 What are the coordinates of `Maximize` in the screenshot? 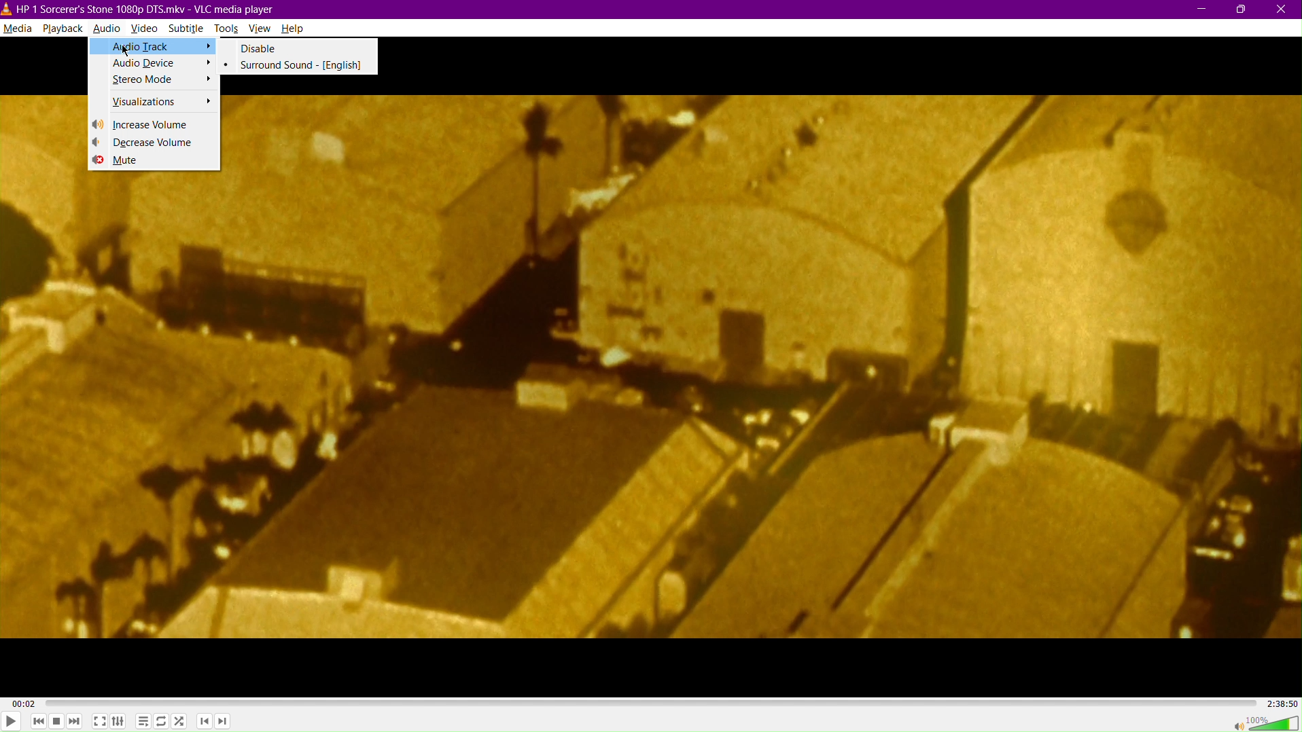 It's located at (1242, 9).